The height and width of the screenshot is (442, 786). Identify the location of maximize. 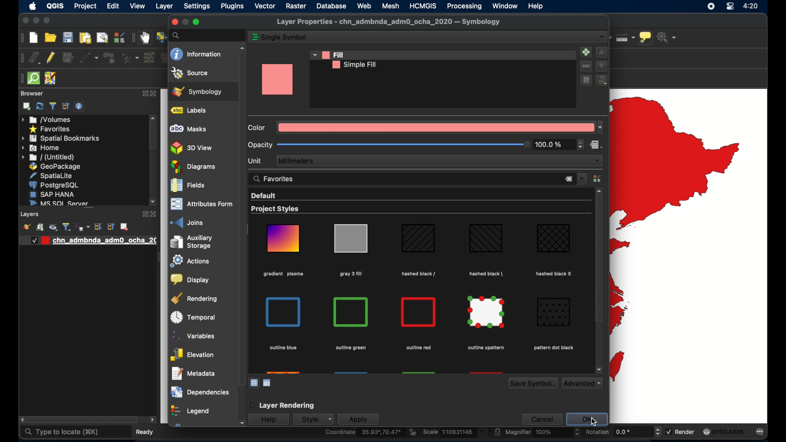
(197, 22).